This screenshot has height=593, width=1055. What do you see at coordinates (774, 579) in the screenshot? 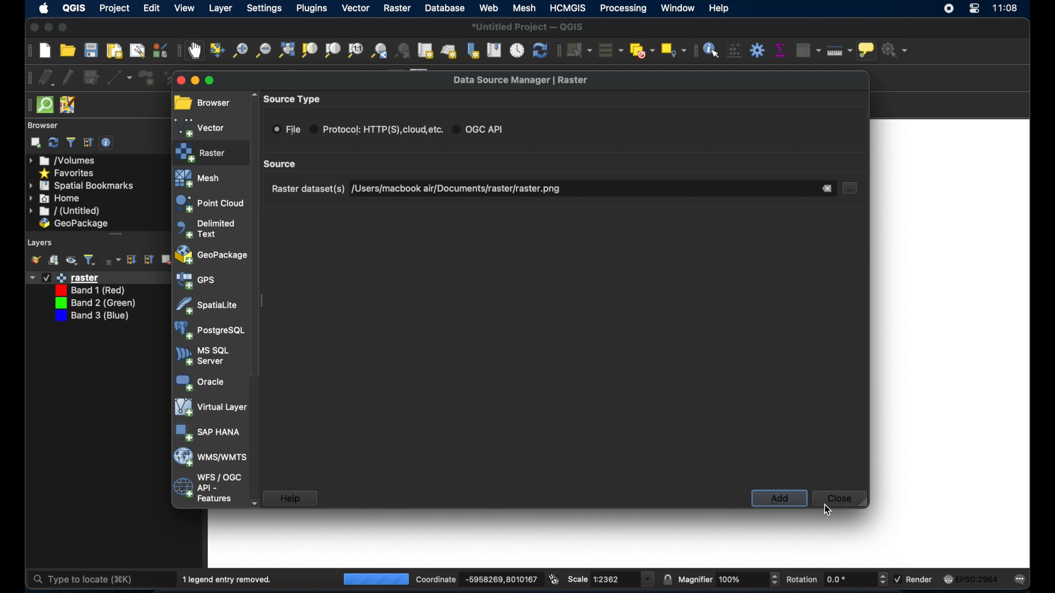
I see `Increase or decrease` at bounding box center [774, 579].